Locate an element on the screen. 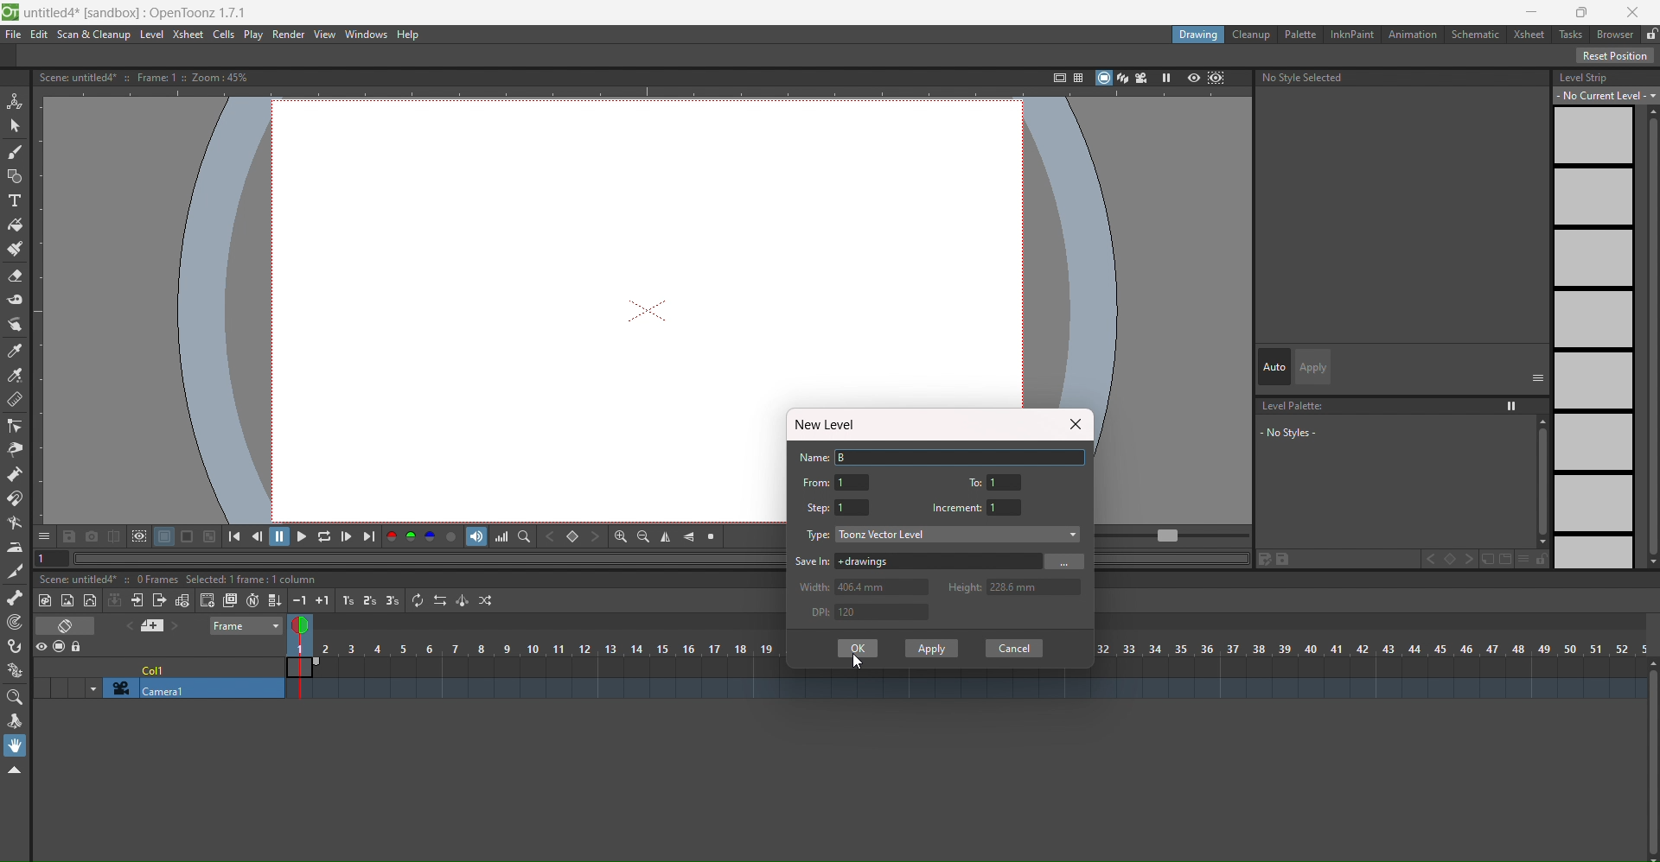 The width and height of the screenshot is (1660, 862).  is located at coordinates (664, 537).